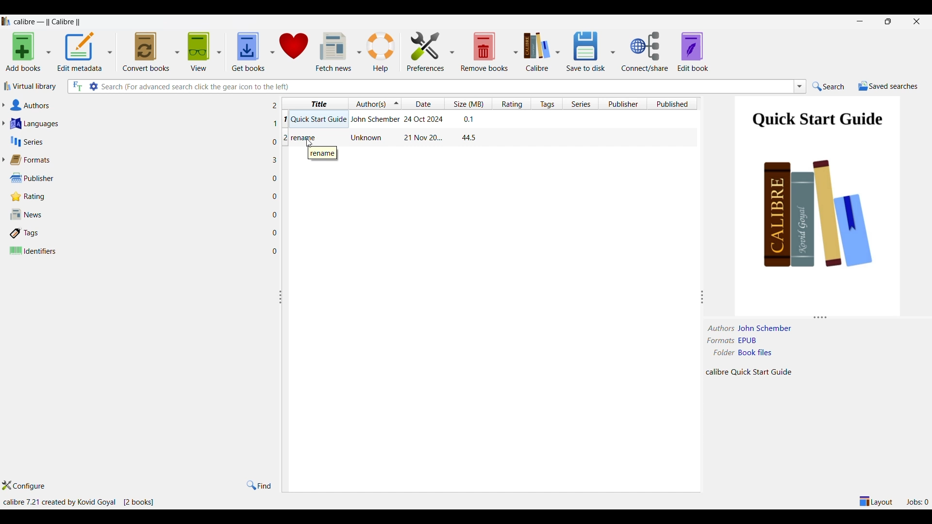  I want to click on Rating, so click(138, 196).